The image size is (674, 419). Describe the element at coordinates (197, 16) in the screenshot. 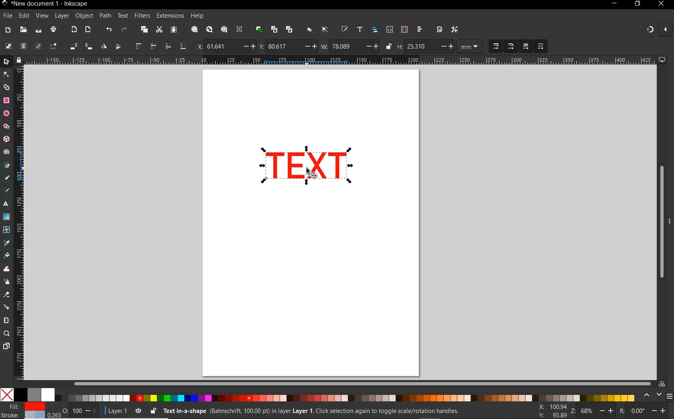

I see `help` at that location.